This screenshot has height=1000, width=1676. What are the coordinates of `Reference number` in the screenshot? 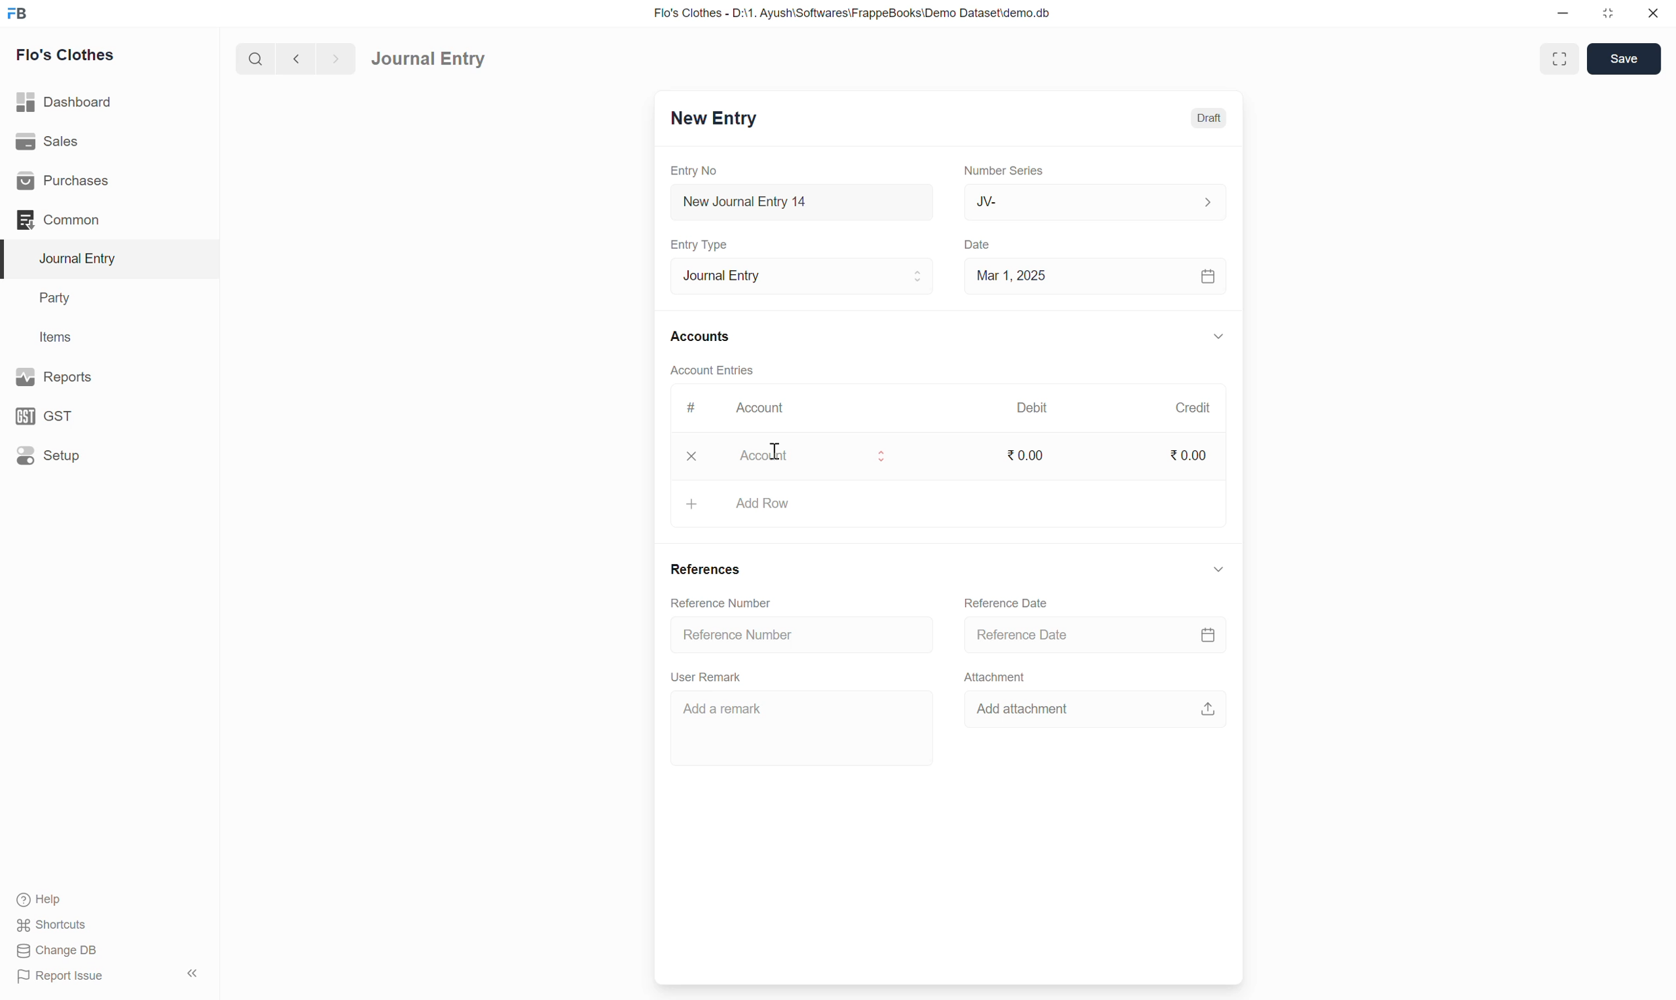 It's located at (735, 602).